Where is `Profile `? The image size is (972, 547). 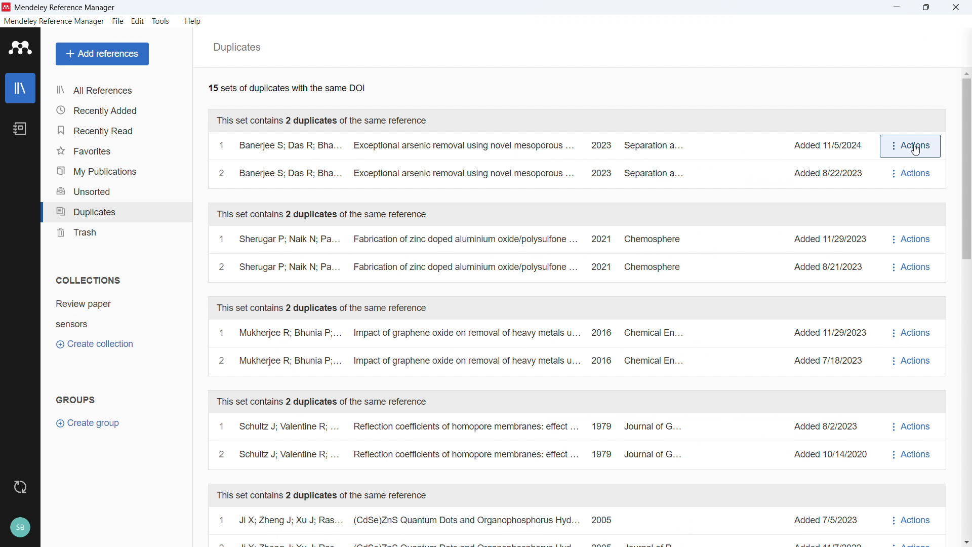 Profile  is located at coordinates (20, 526).